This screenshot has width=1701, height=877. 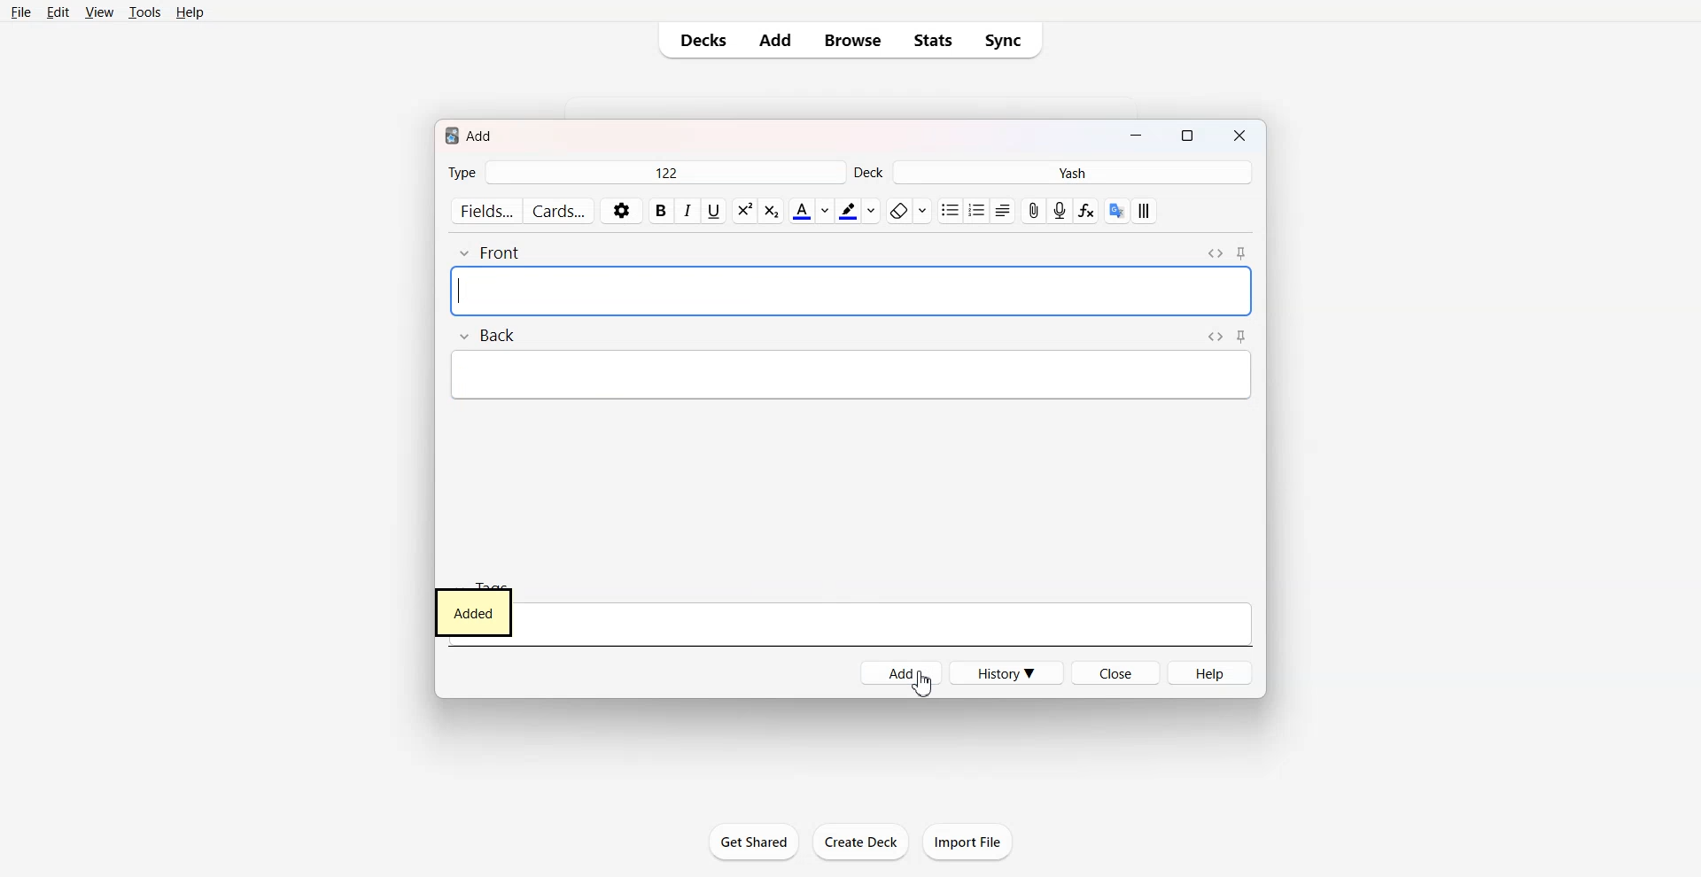 What do you see at coordinates (850, 40) in the screenshot?
I see `Browse` at bounding box center [850, 40].